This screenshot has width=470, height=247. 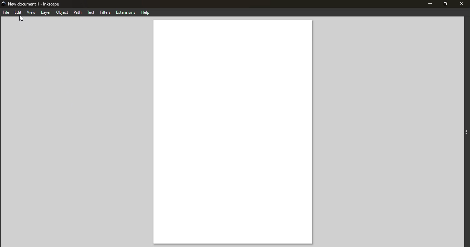 I want to click on Cursor, so click(x=23, y=19).